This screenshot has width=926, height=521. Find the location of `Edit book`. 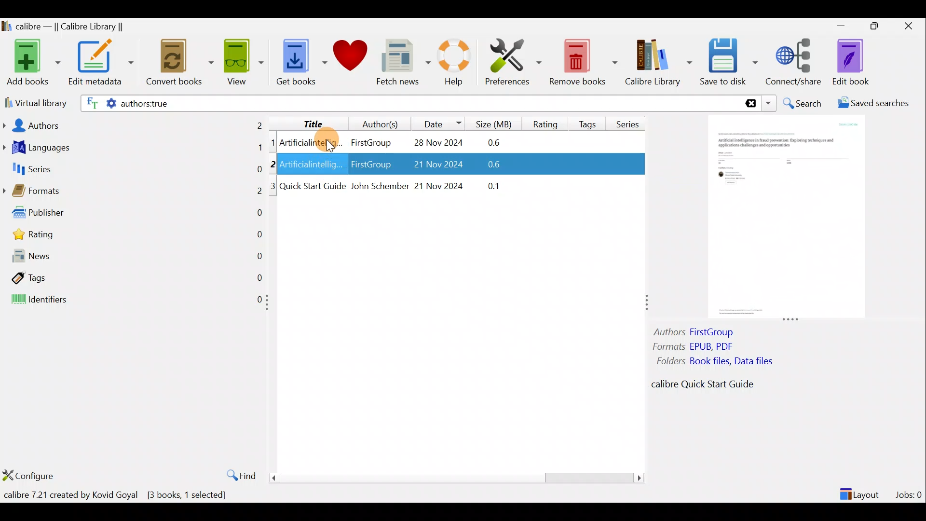

Edit book is located at coordinates (849, 63).